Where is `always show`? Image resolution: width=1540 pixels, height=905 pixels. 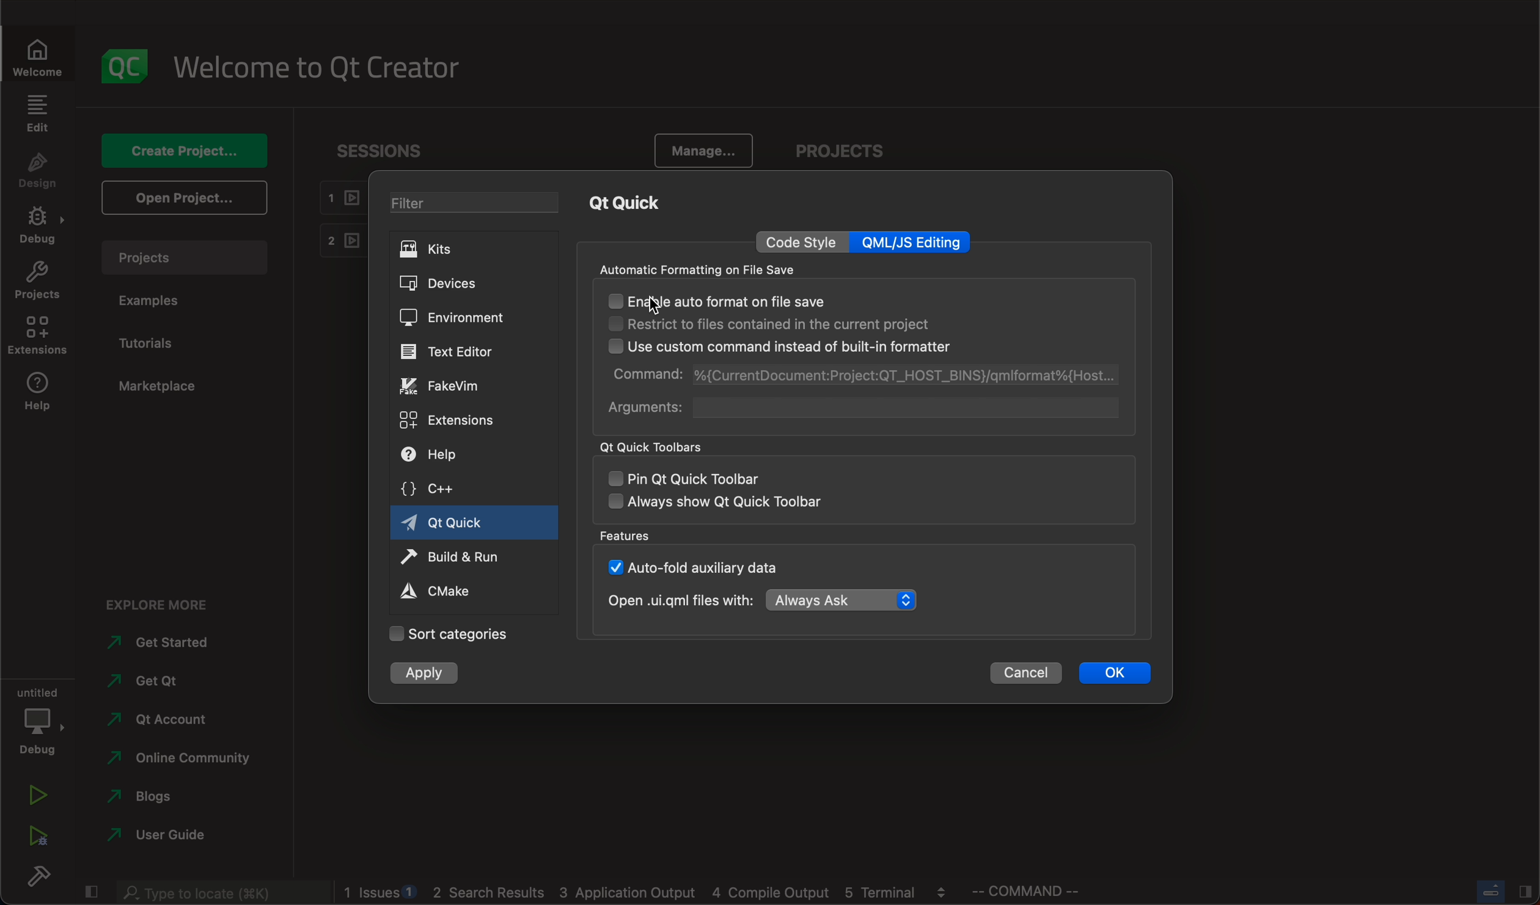
always show is located at coordinates (717, 502).